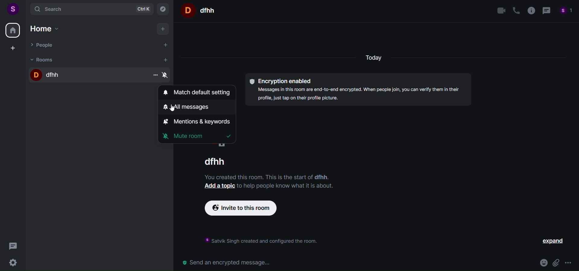 The width and height of the screenshot is (579, 271). Describe the element at coordinates (552, 241) in the screenshot. I see `expand` at that location.